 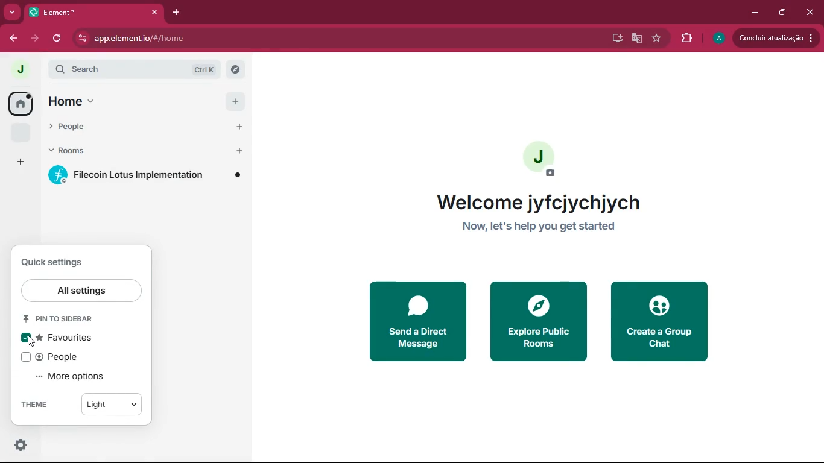 I want to click on people, so click(x=124, y=128).